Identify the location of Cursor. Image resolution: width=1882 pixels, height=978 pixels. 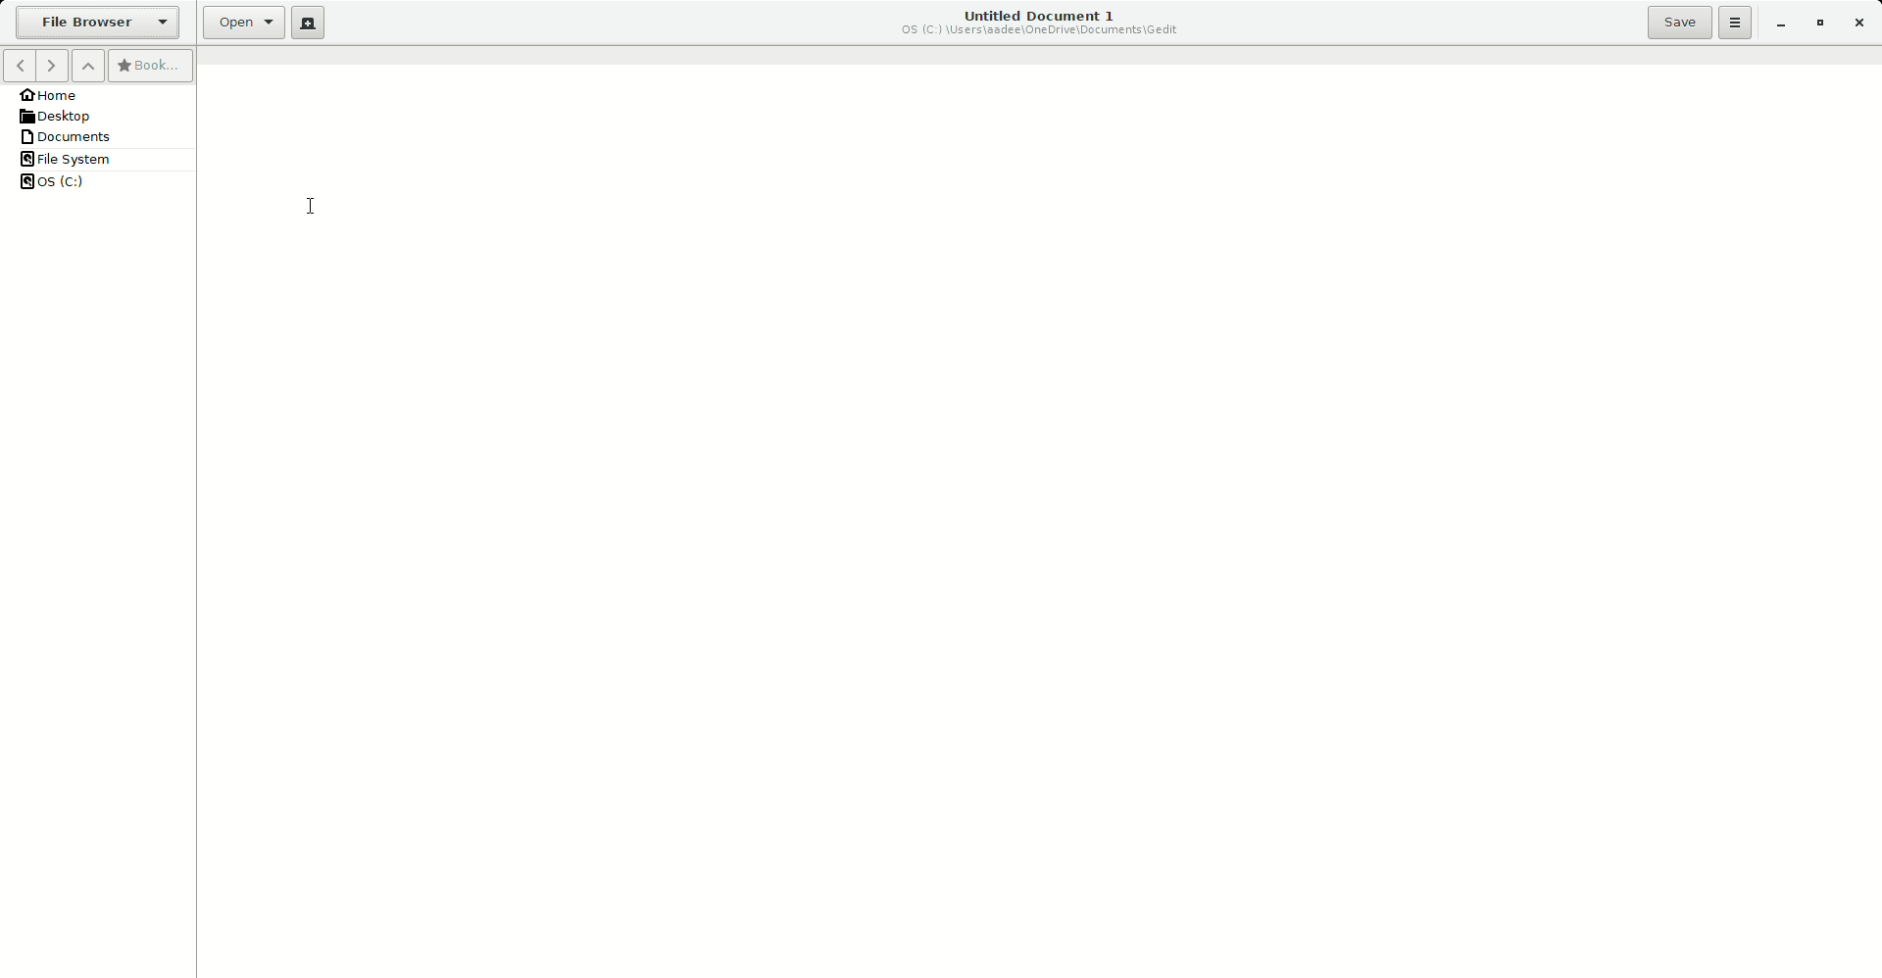
(312, 206).